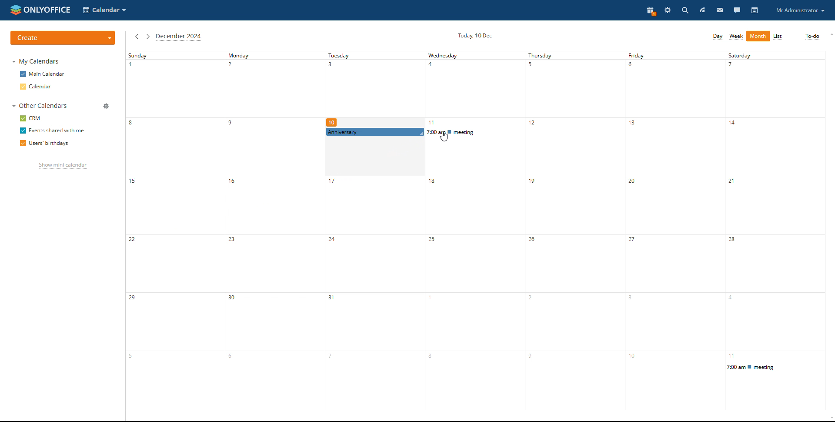  What do you see at coordinates (44, 87) in the screenshot?
I see `calendar` at bounding box center [44, 87].